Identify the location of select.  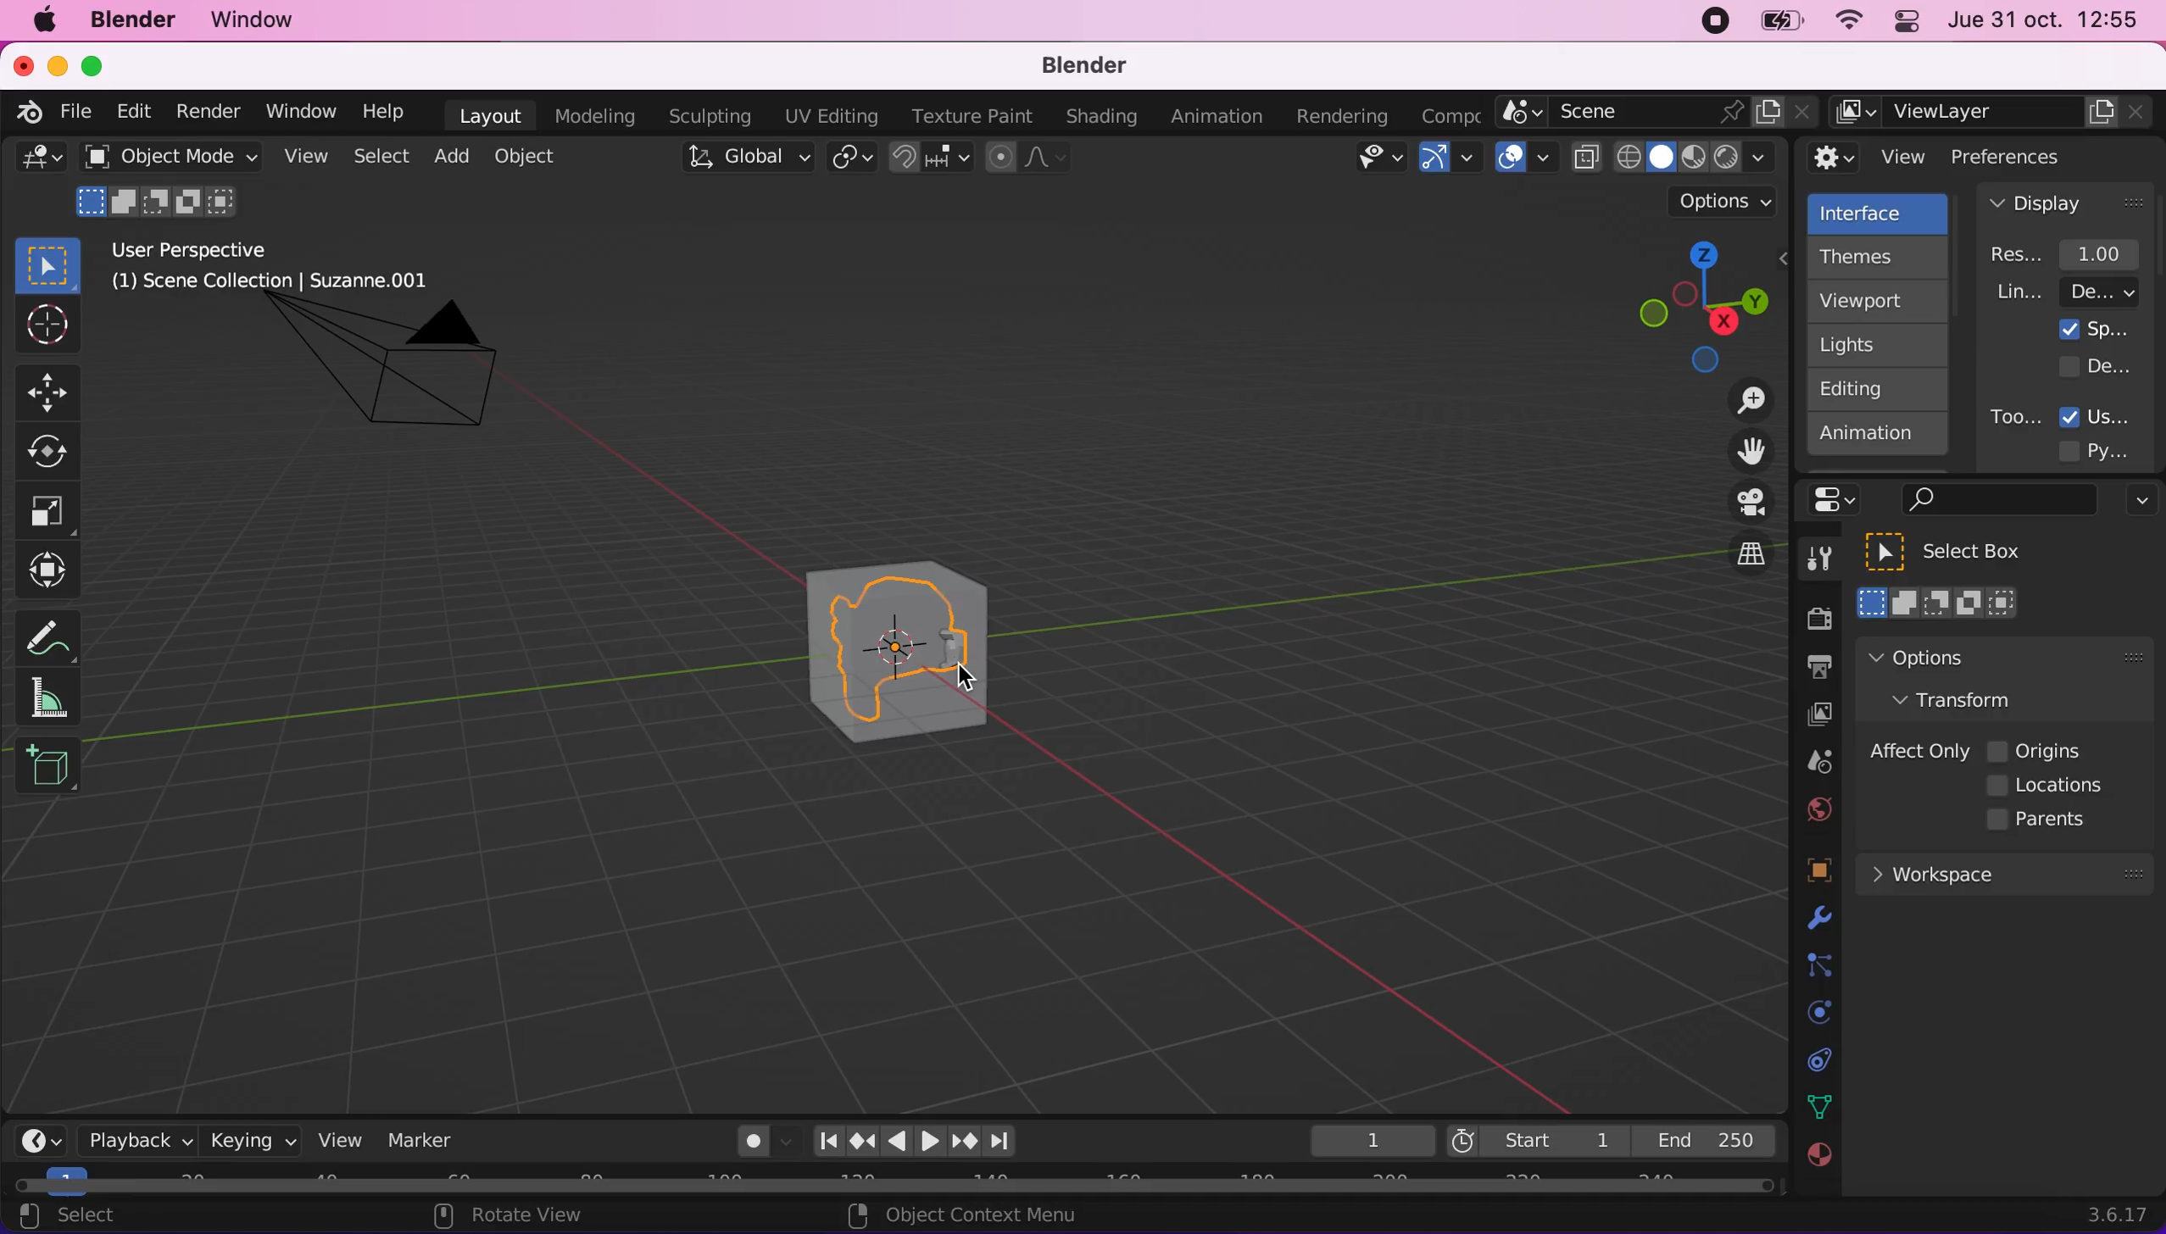
(380, 158).